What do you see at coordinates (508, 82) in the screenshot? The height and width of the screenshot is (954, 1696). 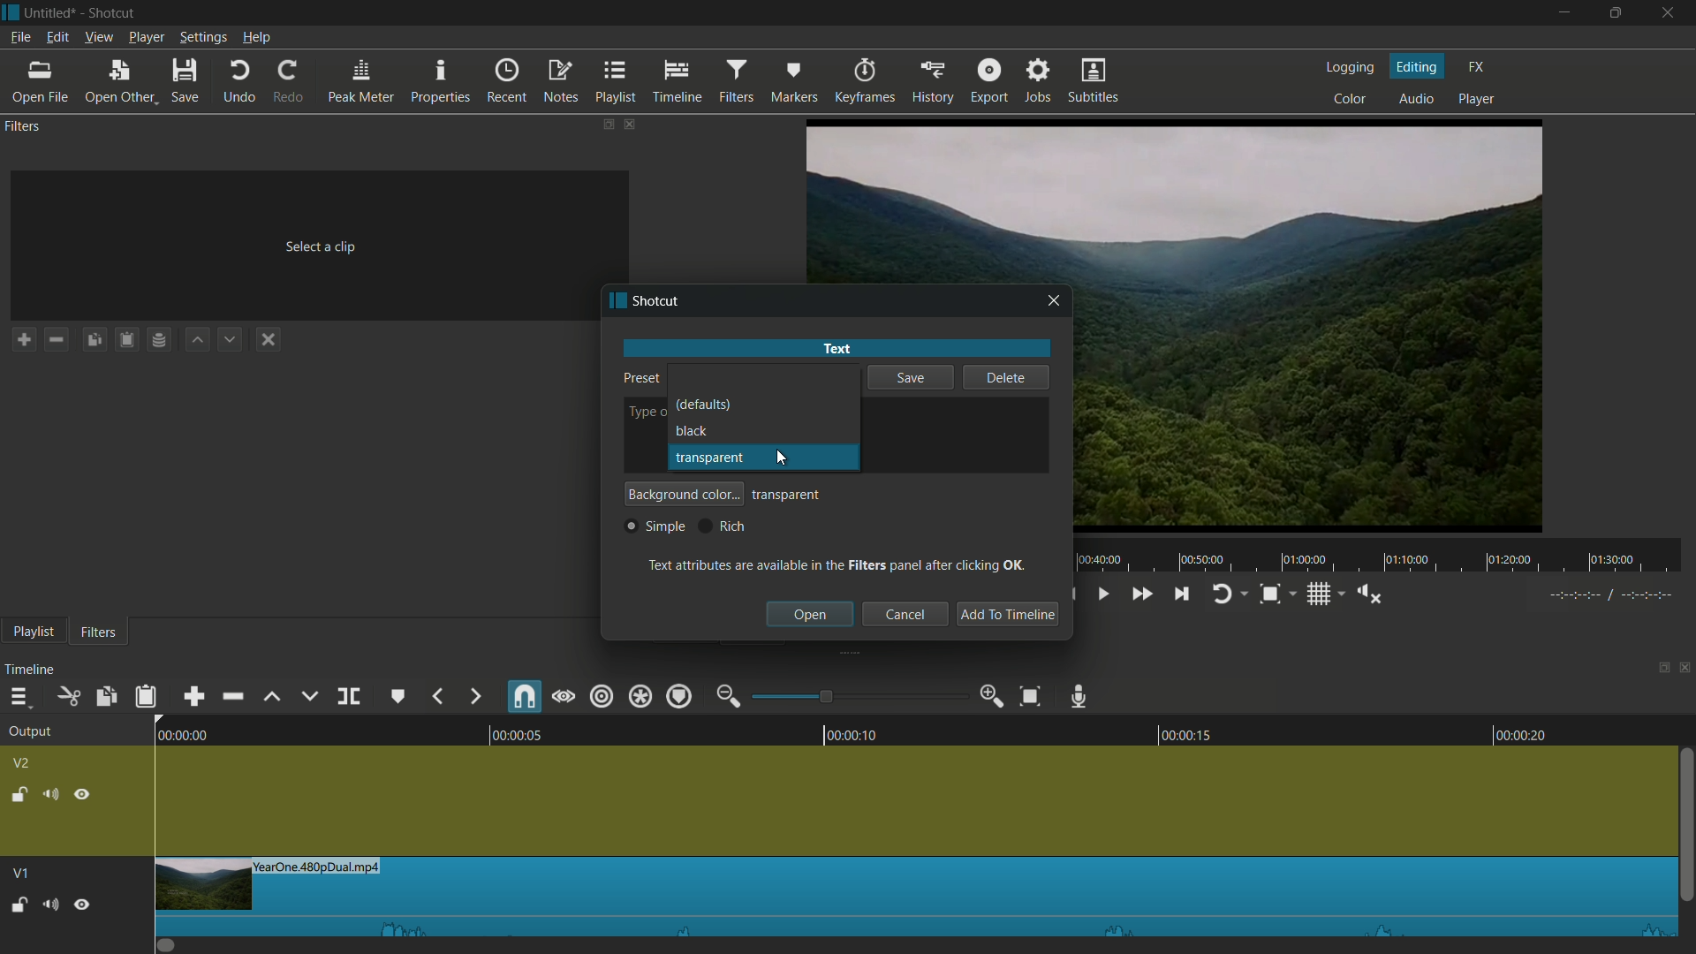 I see `recent` at bounding box center [508, 82].